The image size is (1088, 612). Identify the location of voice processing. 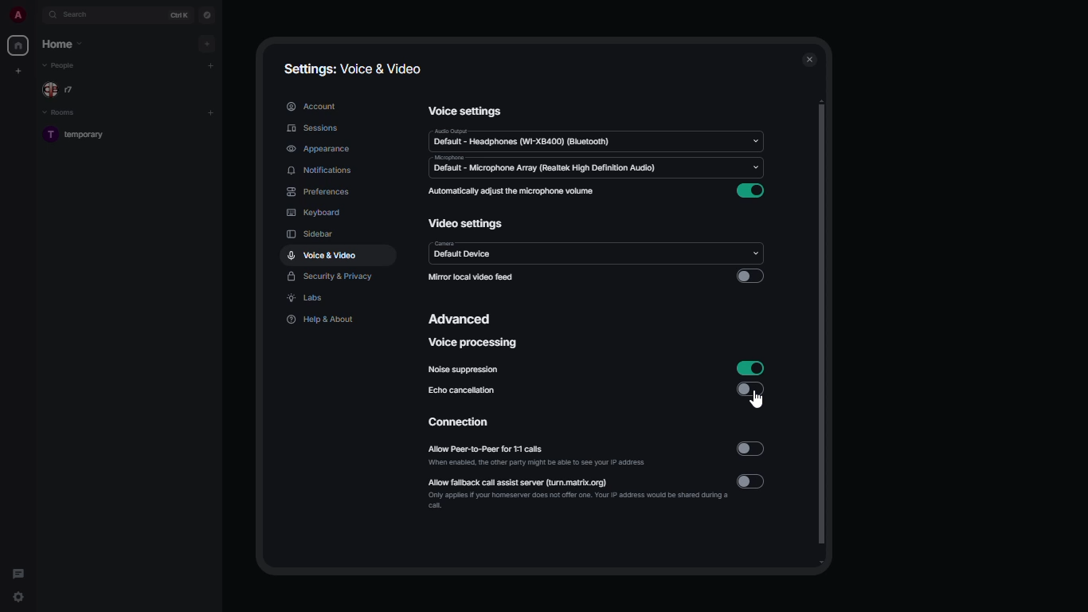
(472, 343).